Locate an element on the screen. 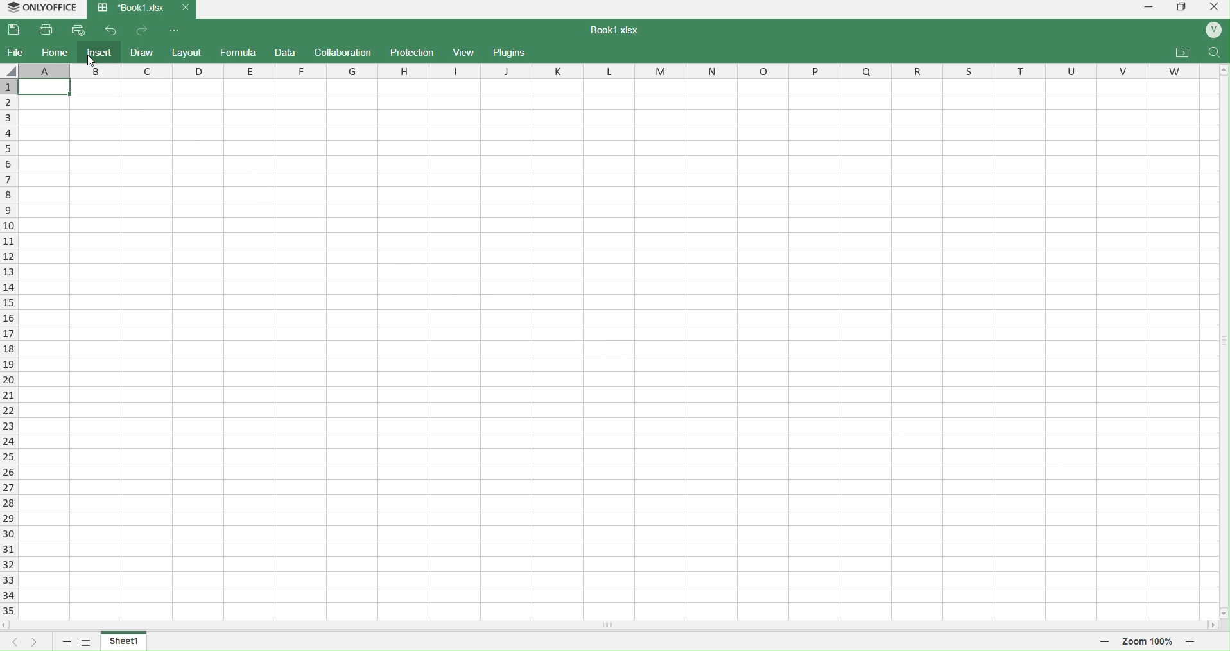  rows is located at coordinates (8, 340).